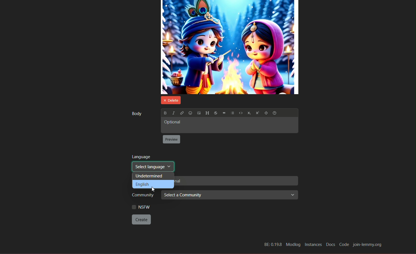 Image resolution: width=416 pixels, height=254 pixels. I want to click on Optional, so click(236, 181).